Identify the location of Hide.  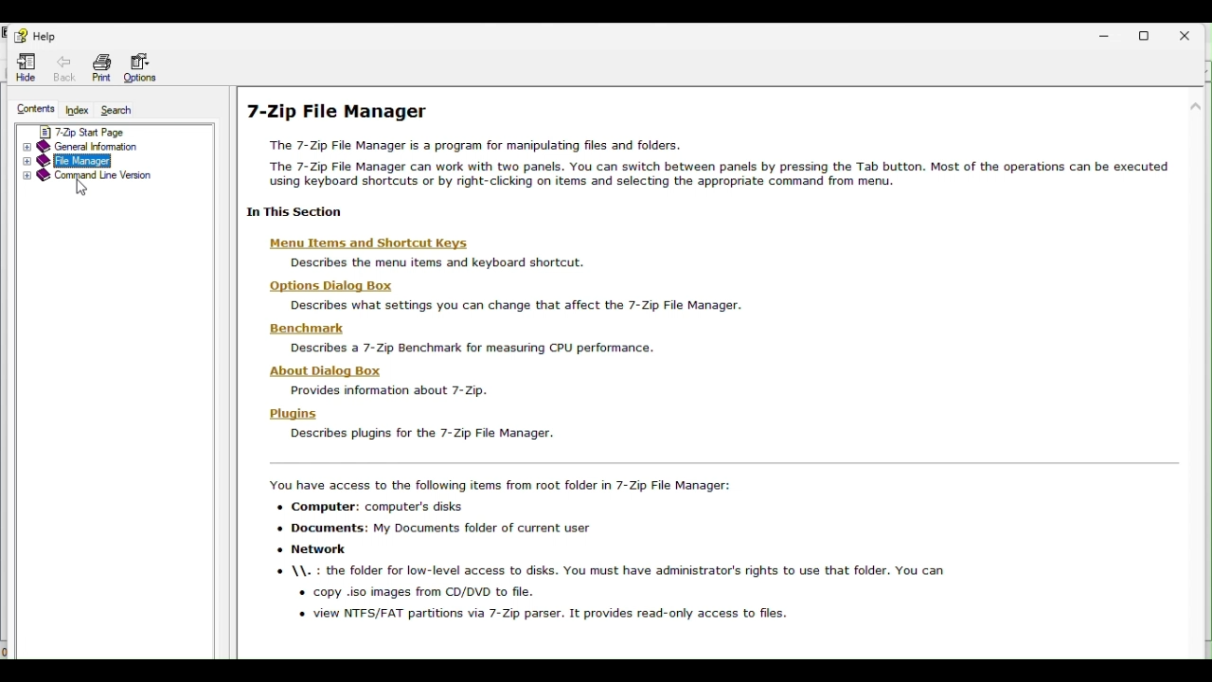
(23, 66).